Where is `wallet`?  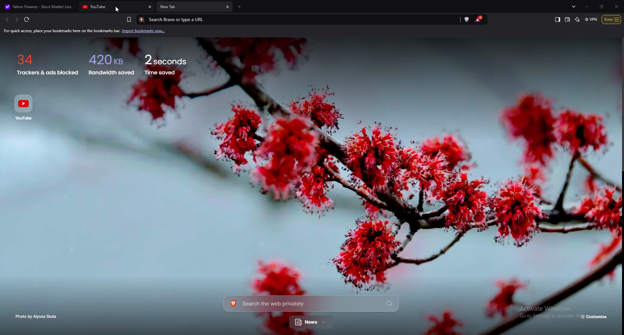
wallet is located at coordinates (568, 19).